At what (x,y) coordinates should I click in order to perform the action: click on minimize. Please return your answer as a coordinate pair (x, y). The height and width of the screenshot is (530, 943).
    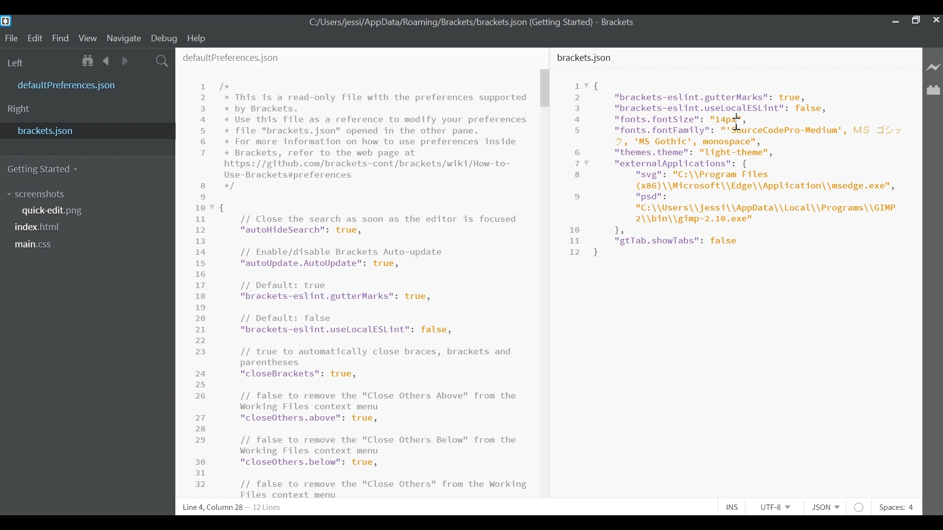
    Looking at the image, I should click on (894, 21).